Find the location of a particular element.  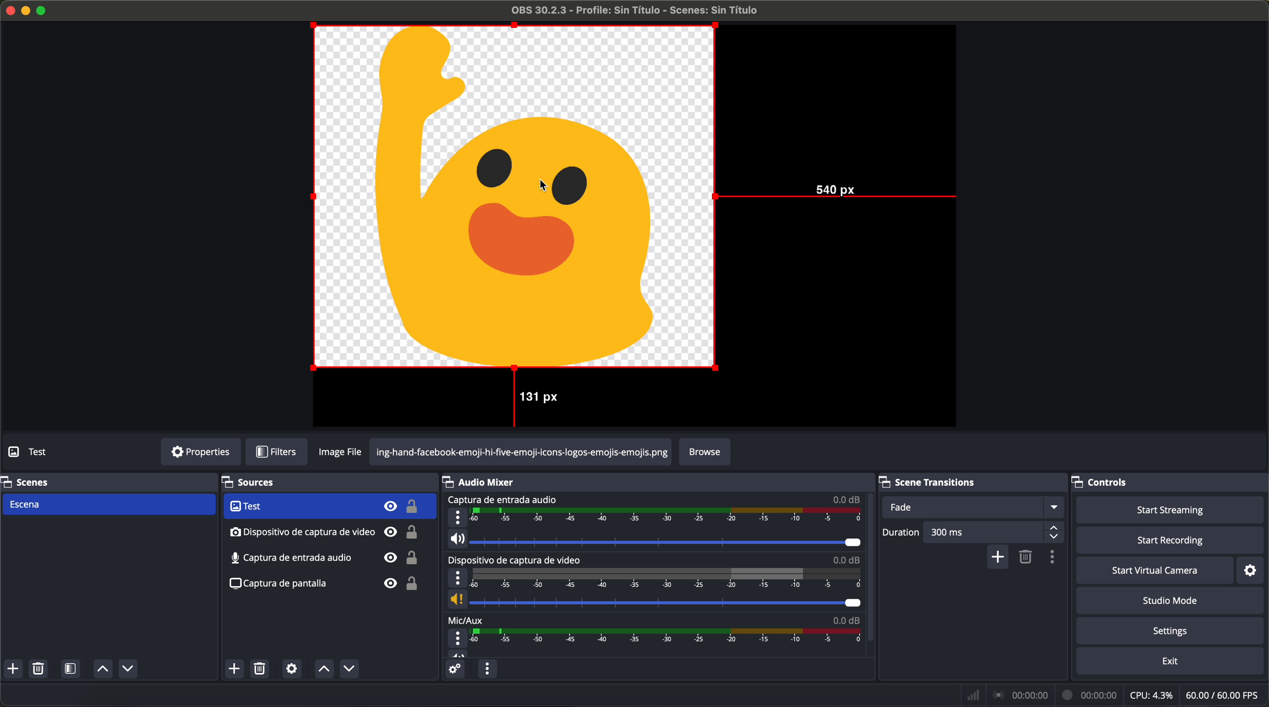

timeline is located at coordinates (667, 578).